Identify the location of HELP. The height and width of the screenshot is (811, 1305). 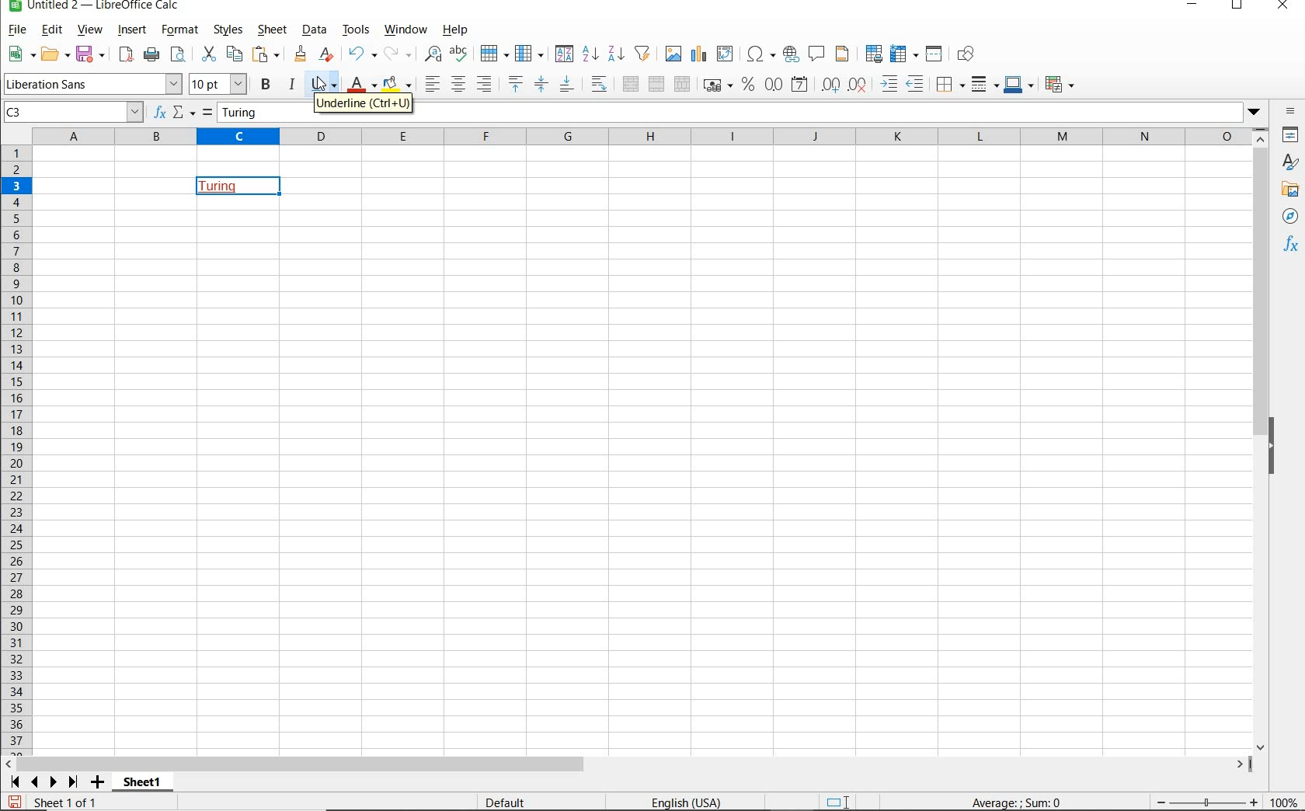
(455, 32).